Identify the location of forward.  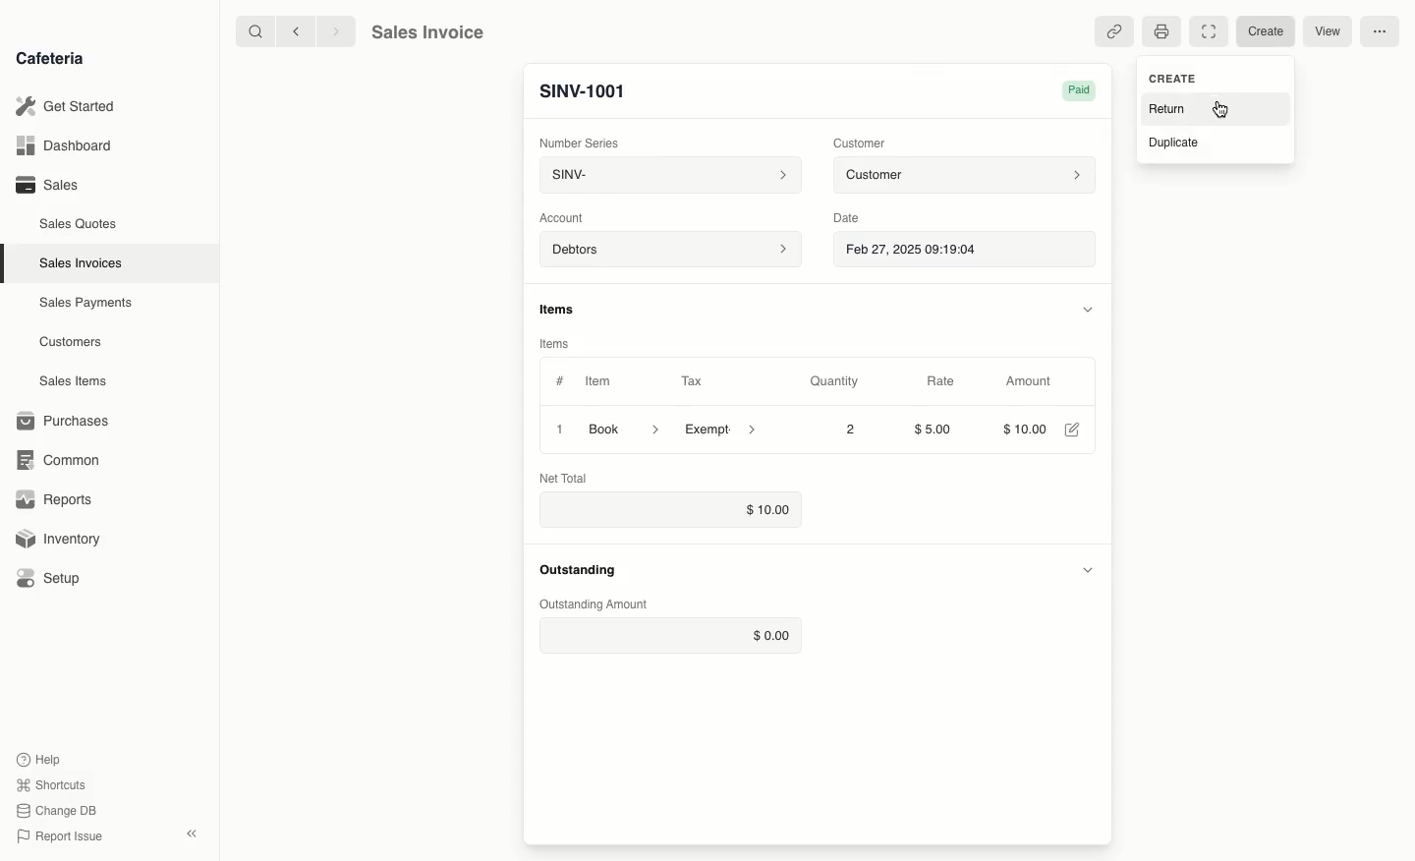
(338, 31).